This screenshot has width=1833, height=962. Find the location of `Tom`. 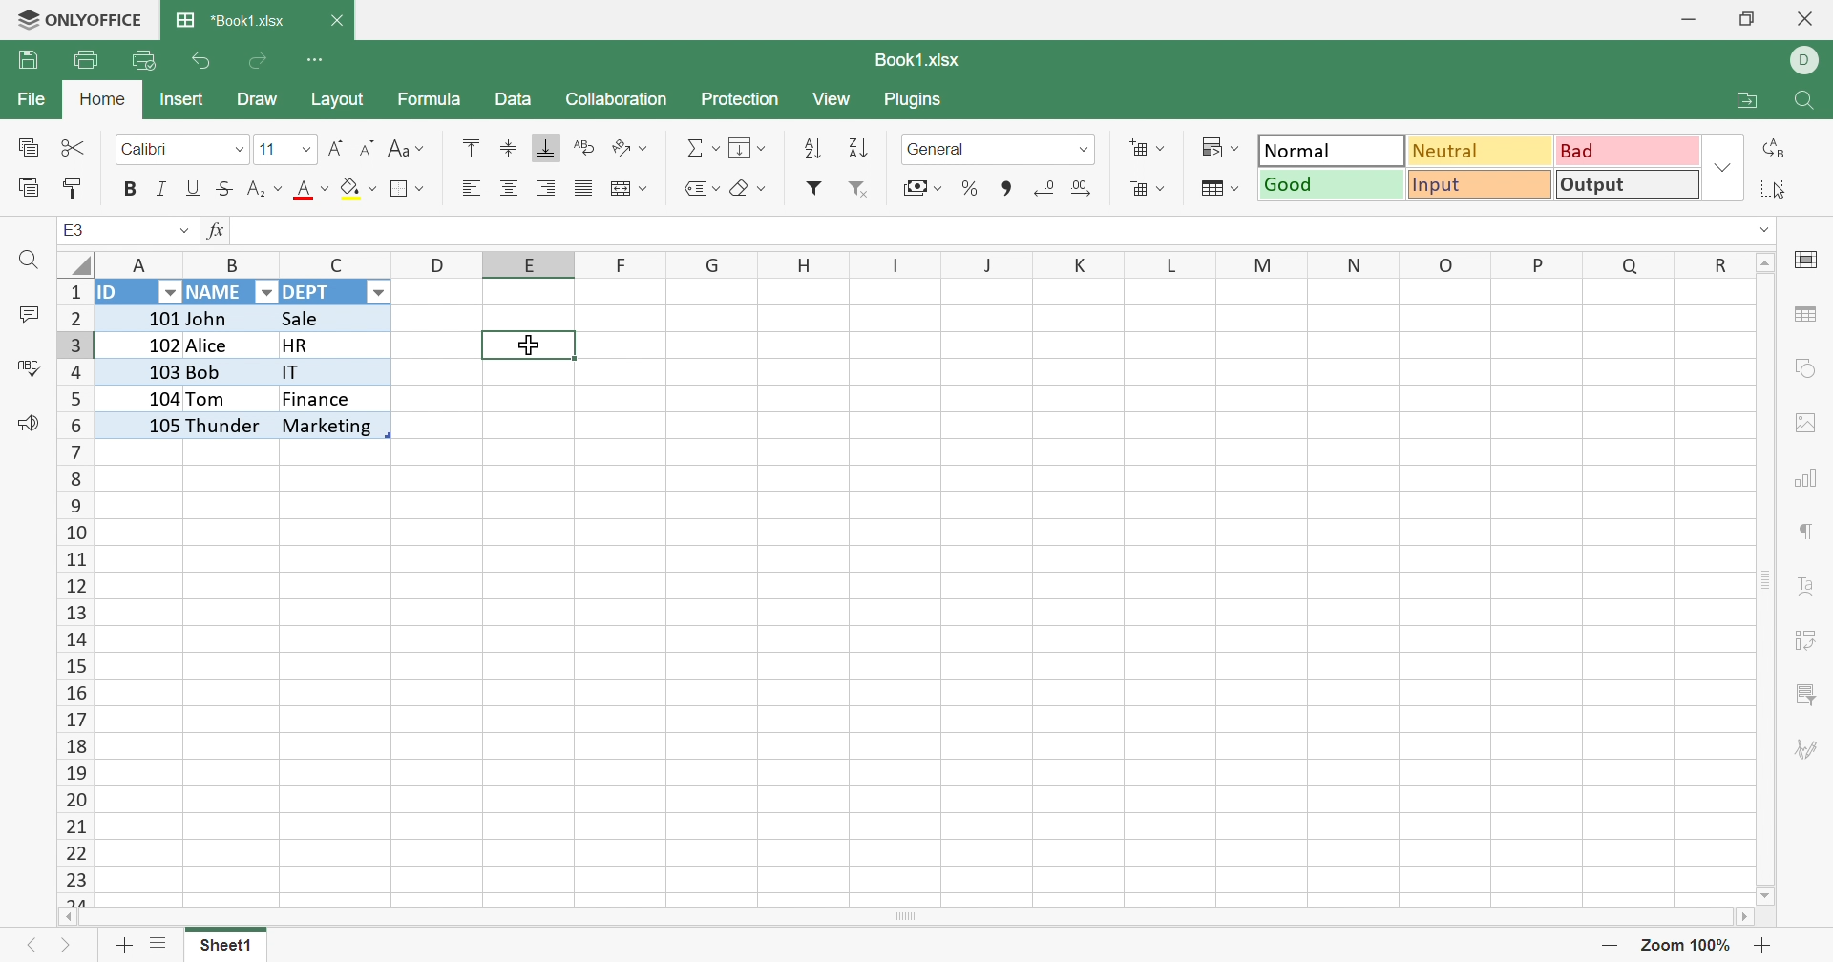

Tom is located at coordinates (210, 398).